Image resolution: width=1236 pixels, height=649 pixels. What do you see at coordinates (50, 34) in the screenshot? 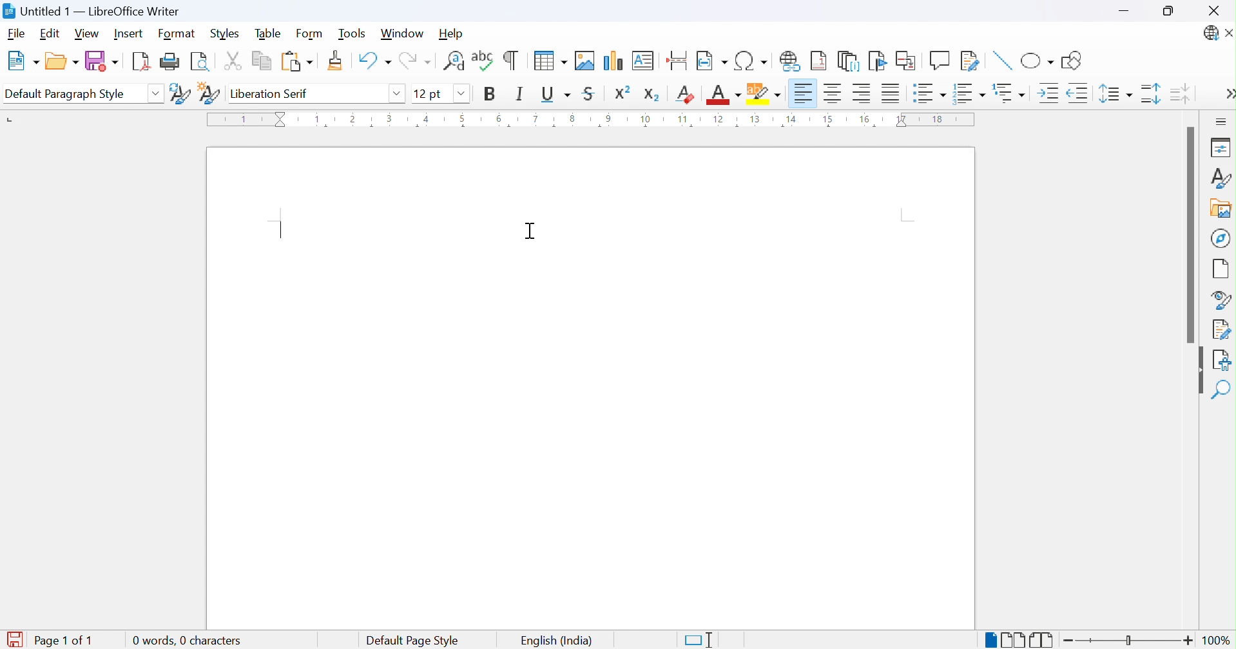
I see `Edit` at bounding box center [50, 34].